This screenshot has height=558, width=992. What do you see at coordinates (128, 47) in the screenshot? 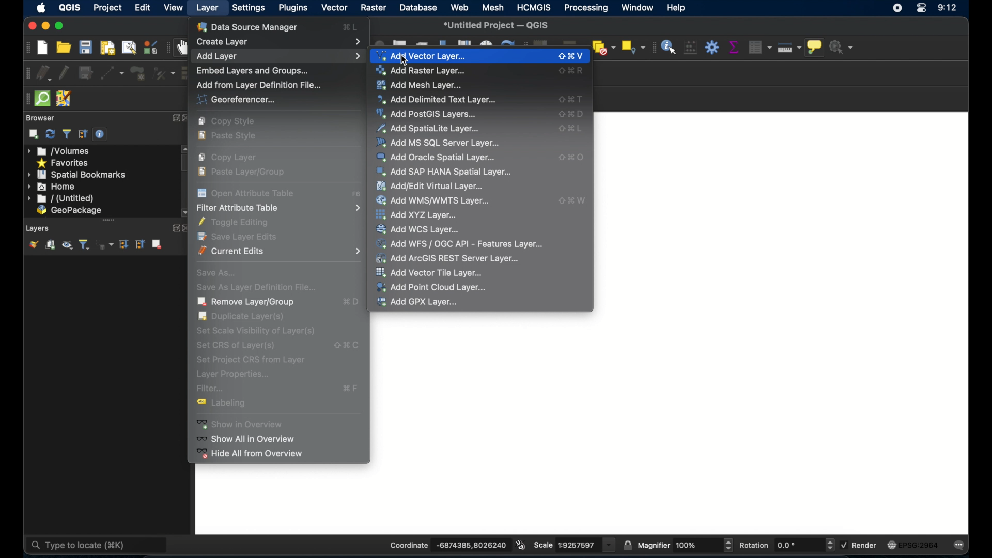
I see `show layout manager` at bounding box center [128, 47].